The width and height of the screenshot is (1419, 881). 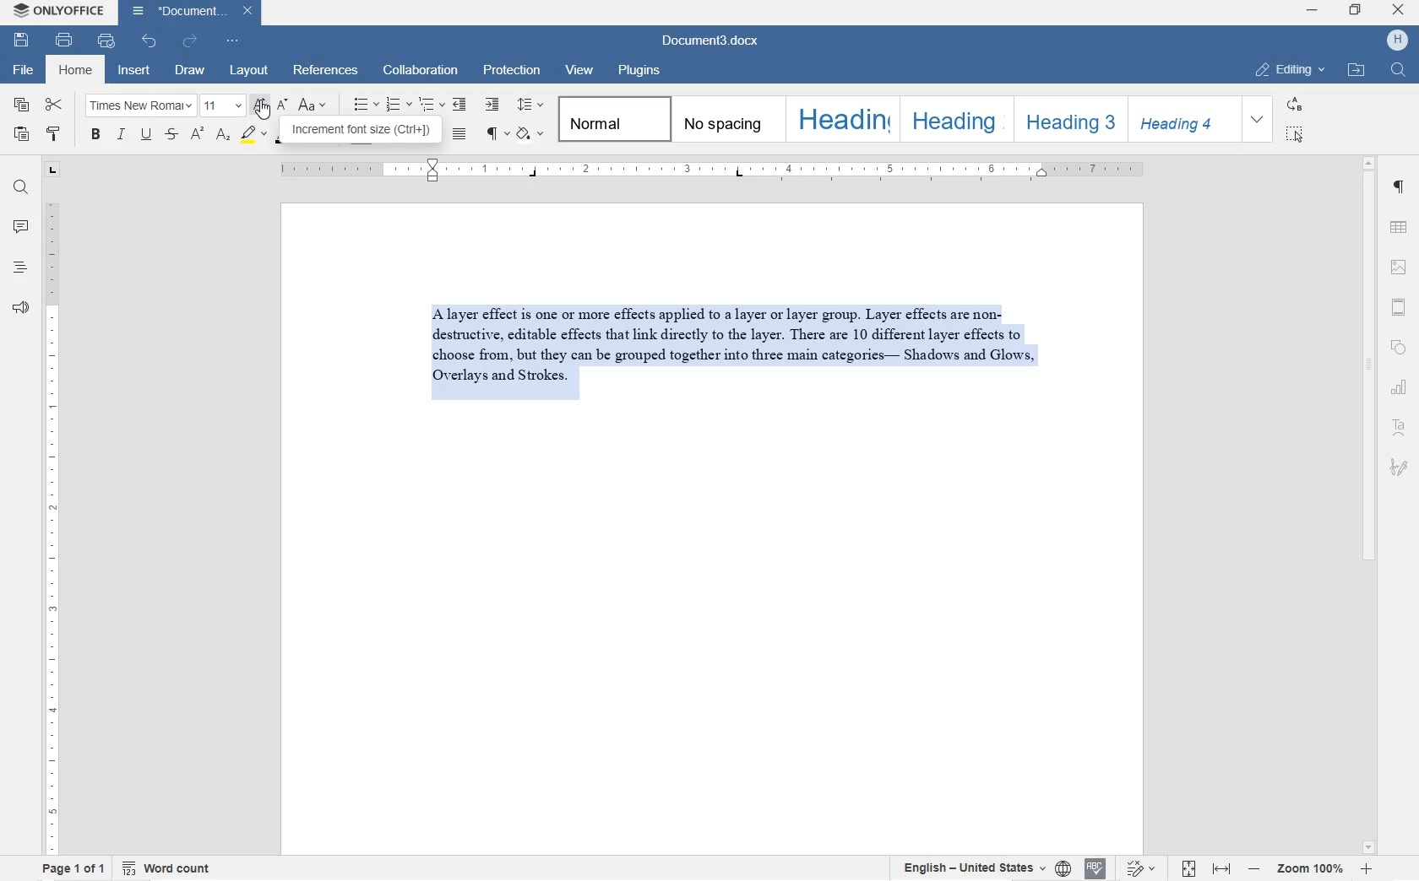 I want to click on Document3.docx, so click(x=707, y=43).